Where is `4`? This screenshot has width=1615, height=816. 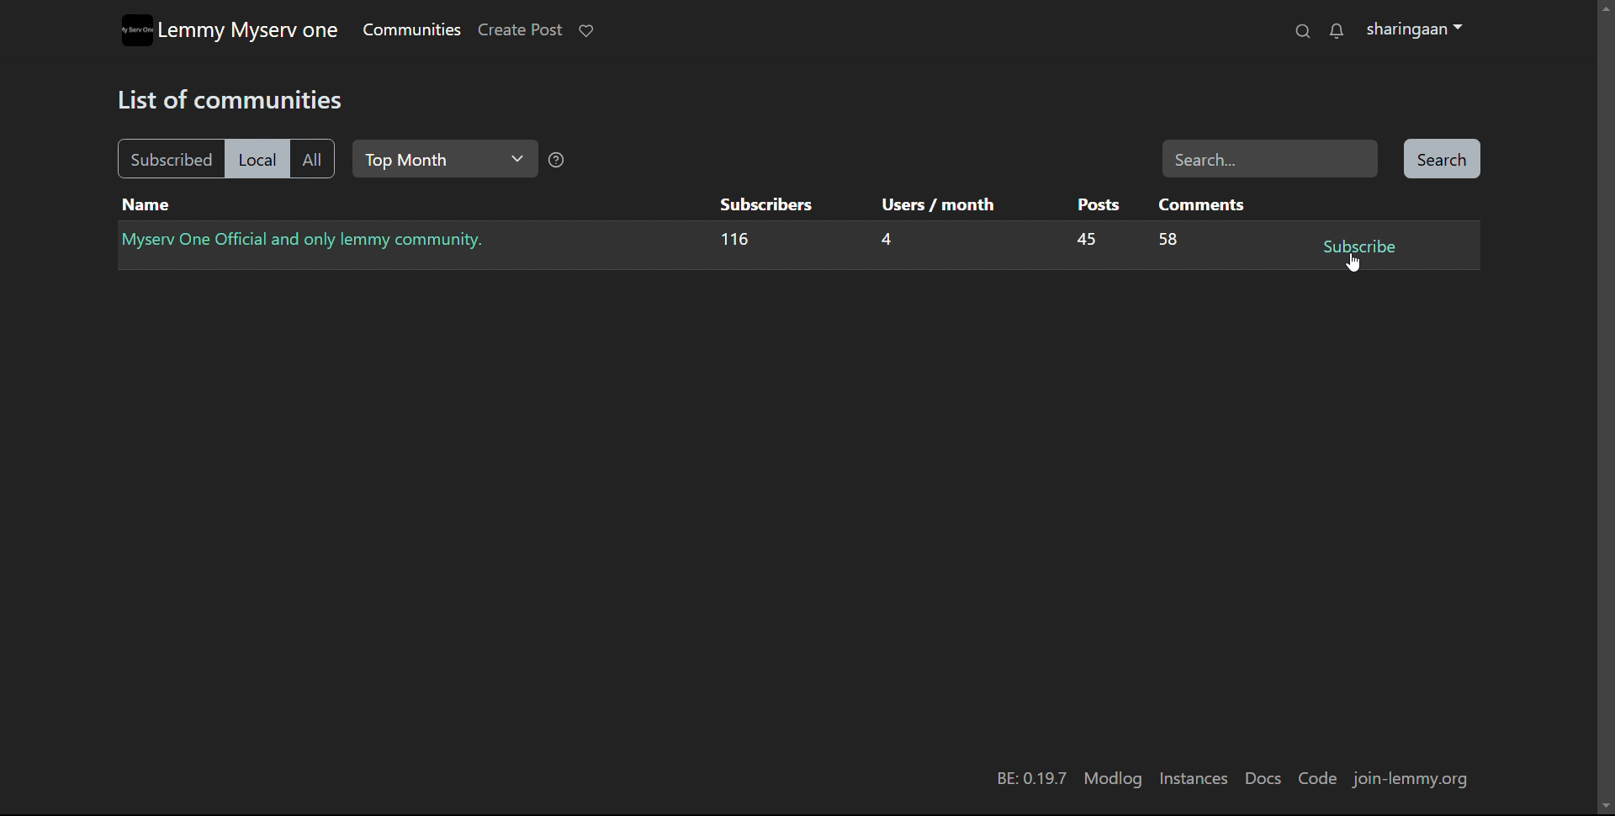
4 is located at coordinates (884, 242).